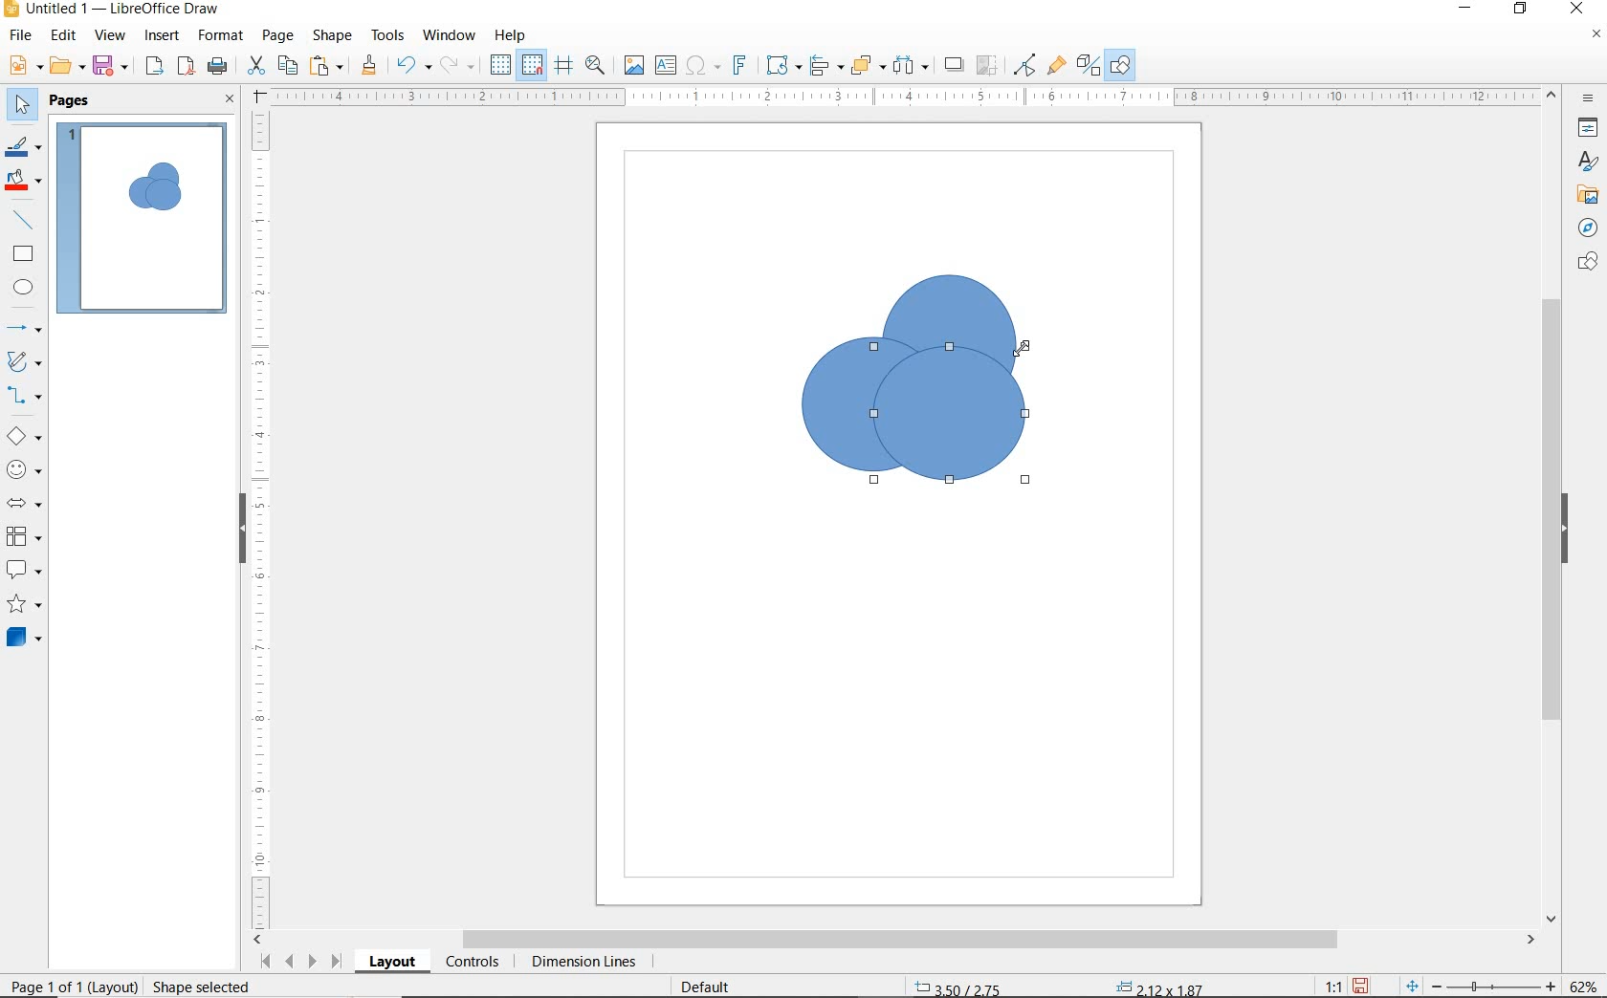 The height and width of the screenshot is (998, 1607). What do you see at coordinates (1589, 99) in the screenshot?
I see `SIDEBAR SETTINGS` at bounding box center [1589, 99].